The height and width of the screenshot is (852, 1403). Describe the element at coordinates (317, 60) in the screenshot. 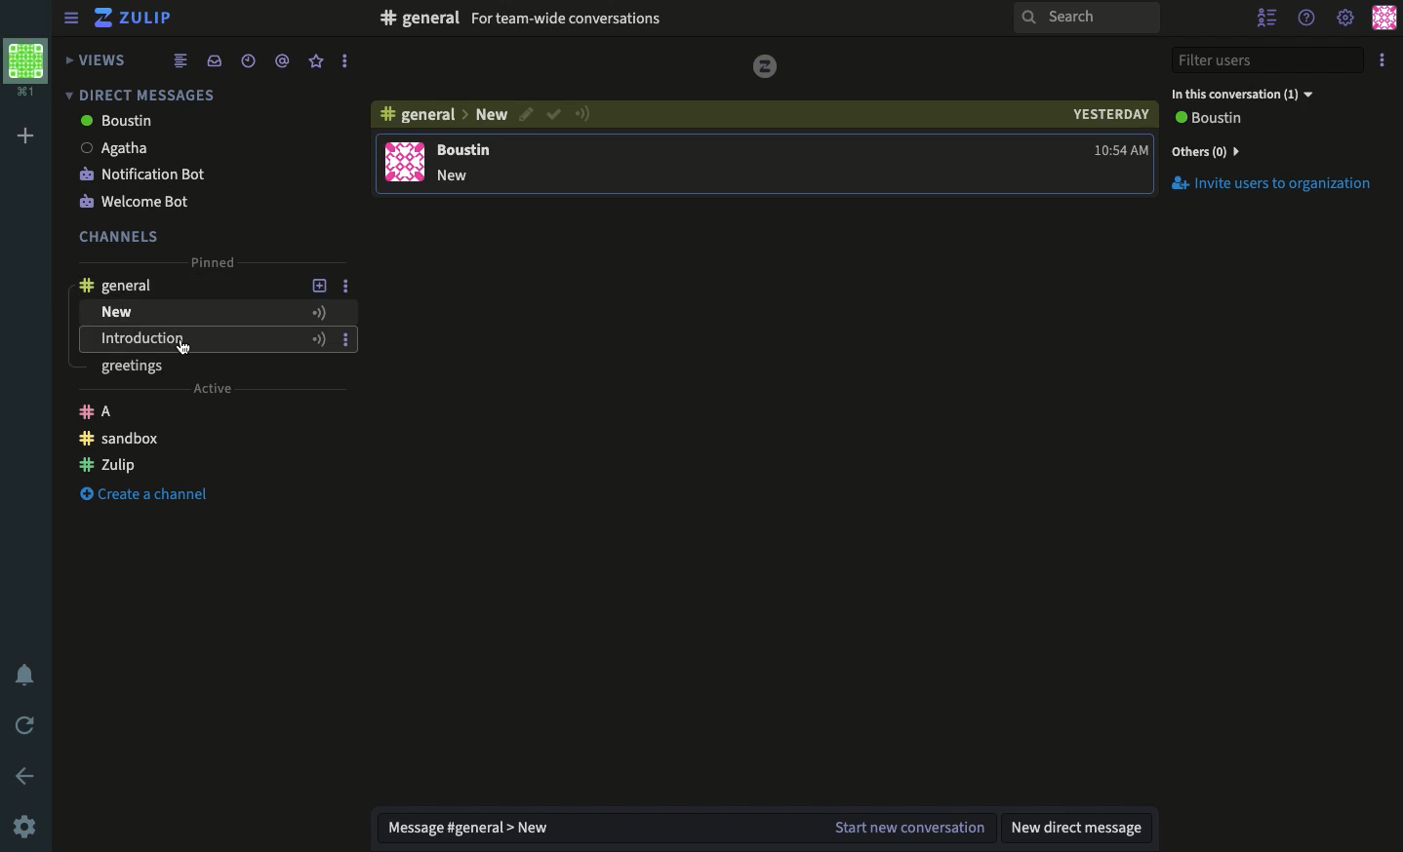

I see `Favorite` at that location.